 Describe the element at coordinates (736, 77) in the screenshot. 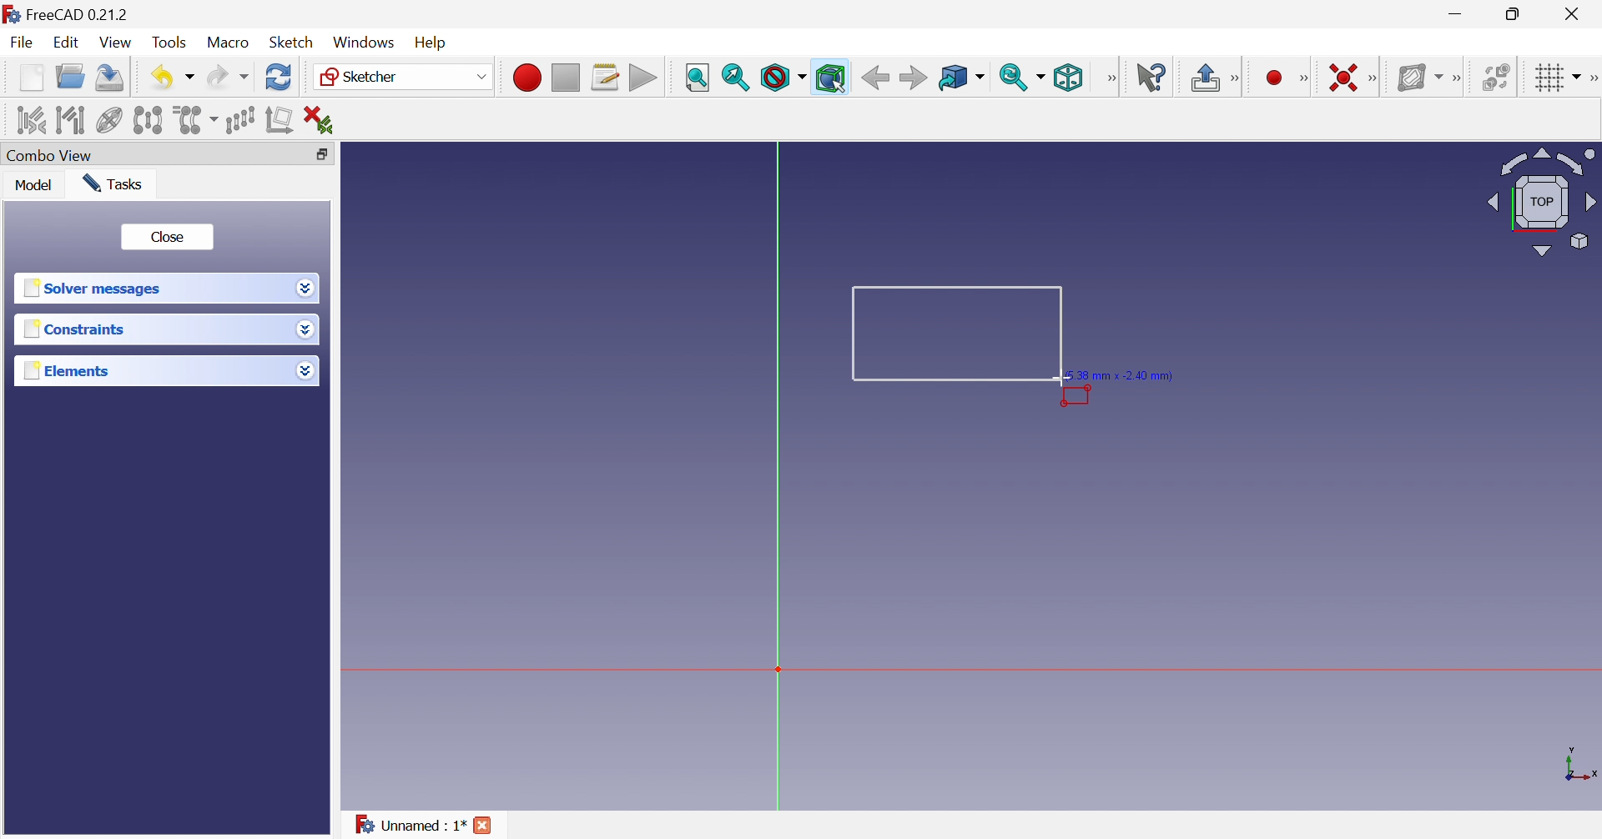

I see `Fit selection` at that location.